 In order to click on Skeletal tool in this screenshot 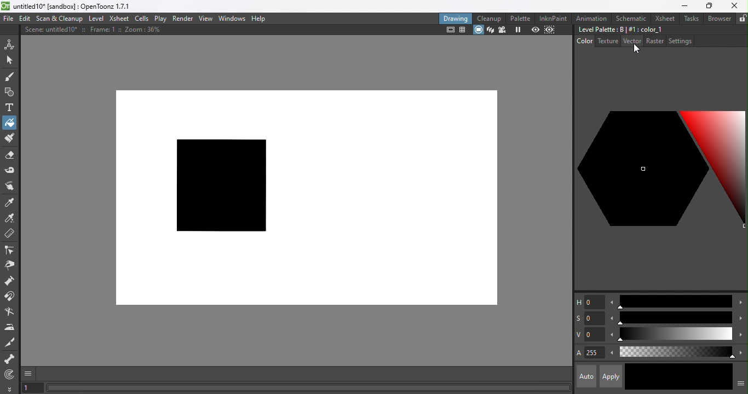, I will do `click(10, 360)`.